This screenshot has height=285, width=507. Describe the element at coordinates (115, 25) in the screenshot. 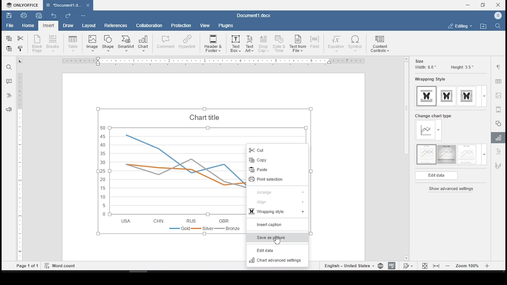

I see `references` at that location.